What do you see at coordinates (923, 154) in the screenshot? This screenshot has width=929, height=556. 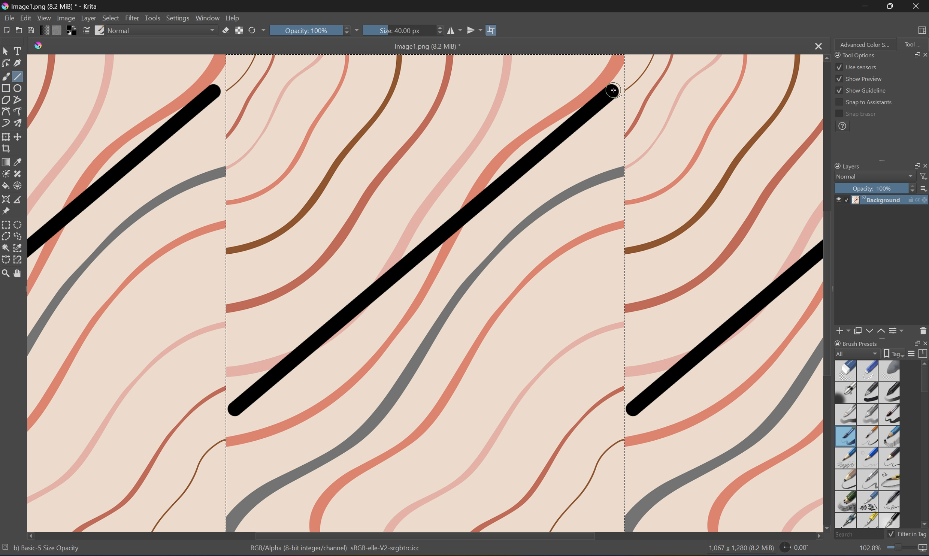 I see `Scroll Right` at bounding box center [923, 154].